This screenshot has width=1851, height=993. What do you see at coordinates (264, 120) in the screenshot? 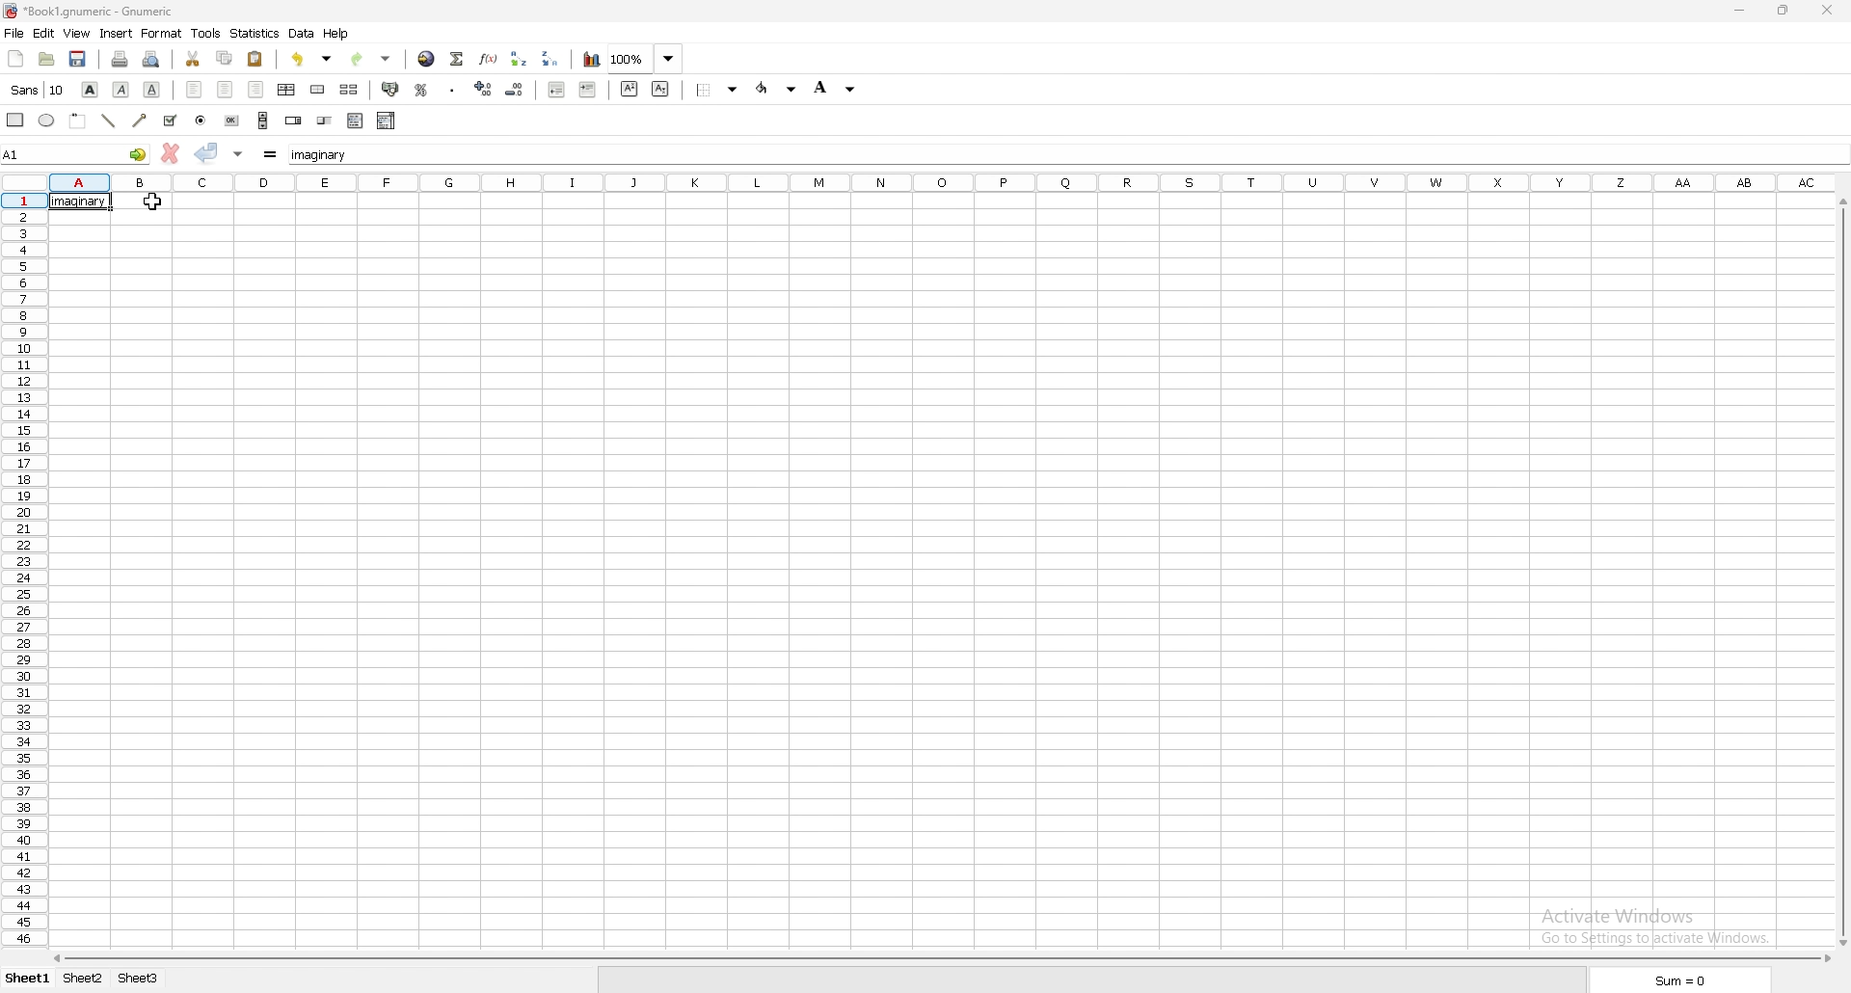
I see `scroll bar` at bounding box center [264, 120].